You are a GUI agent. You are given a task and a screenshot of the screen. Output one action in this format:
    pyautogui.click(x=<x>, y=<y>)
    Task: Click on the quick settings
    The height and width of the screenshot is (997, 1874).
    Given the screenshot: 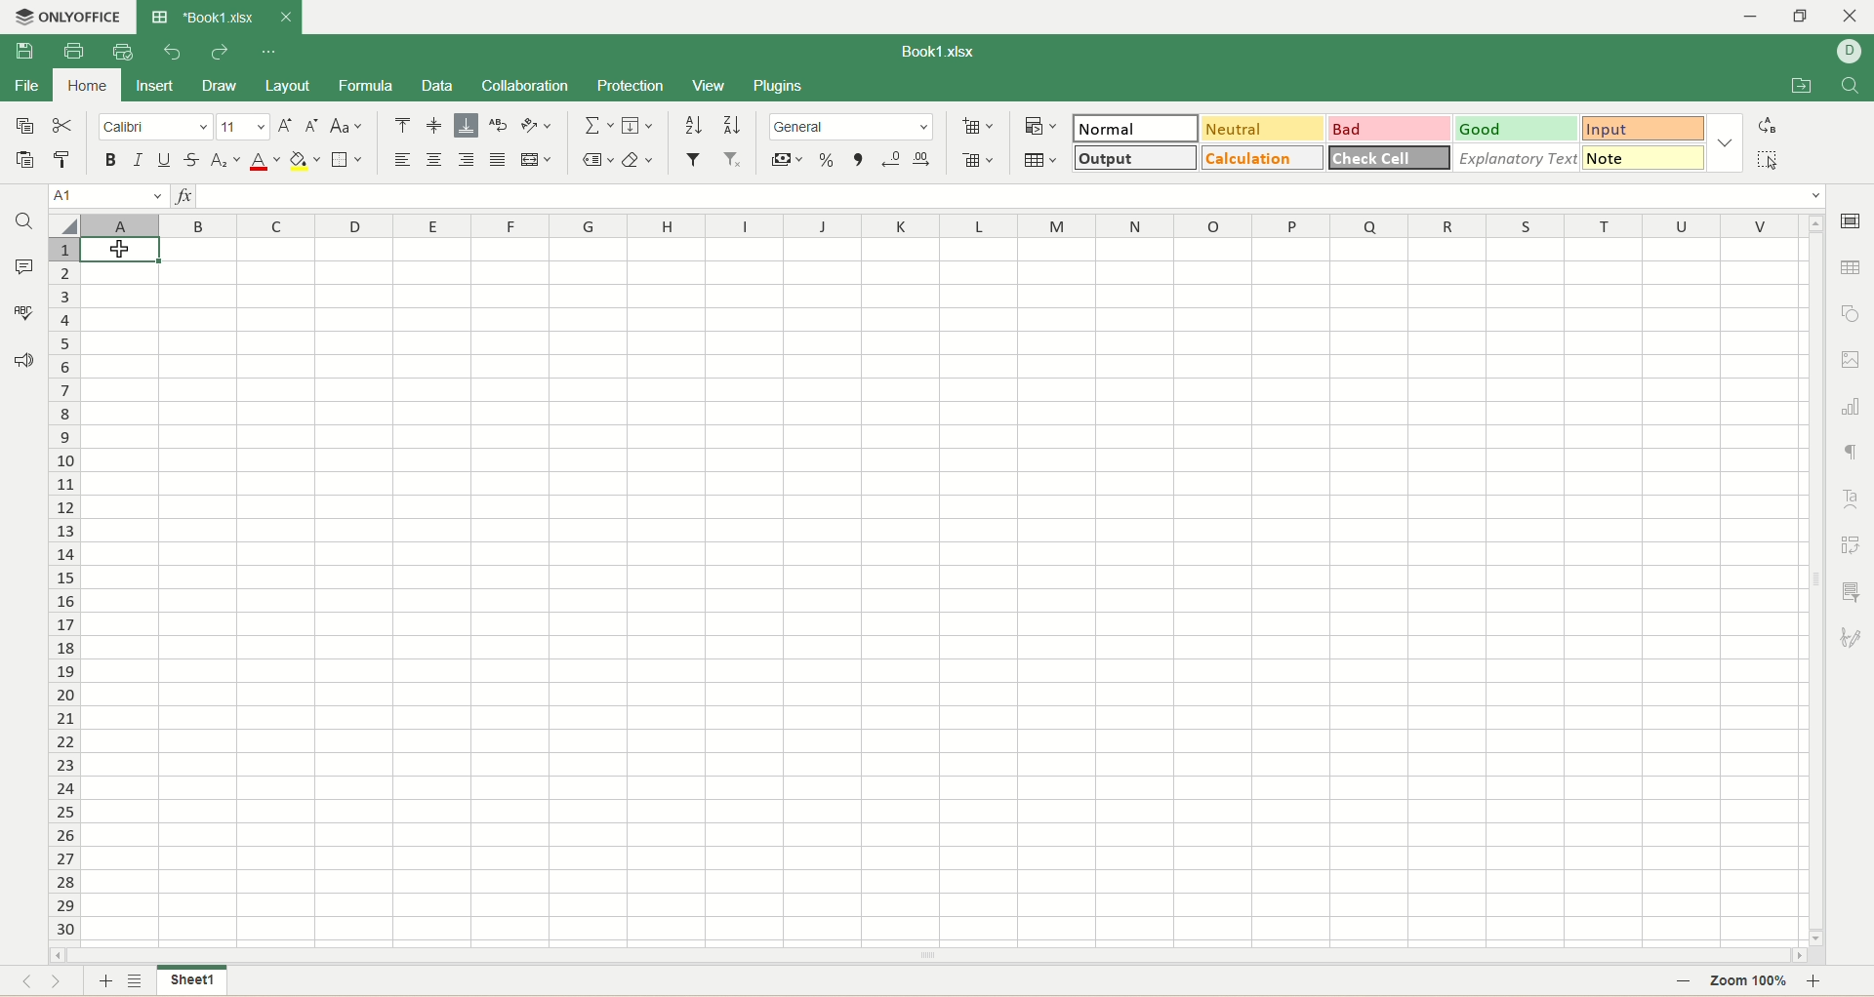 What is the action you would take?
    pyautogui.click(x=268, y=55)
    